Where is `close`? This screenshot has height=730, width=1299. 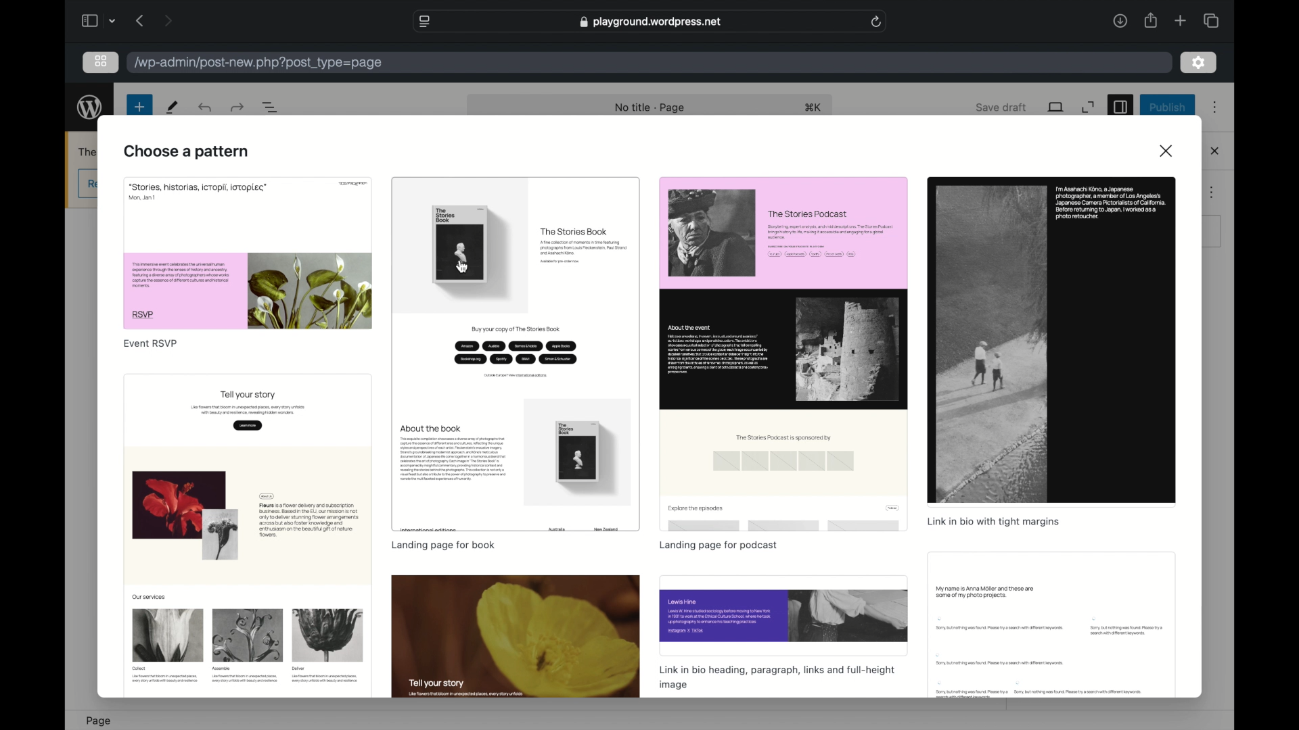
close is located at coordinates (1167, 151).